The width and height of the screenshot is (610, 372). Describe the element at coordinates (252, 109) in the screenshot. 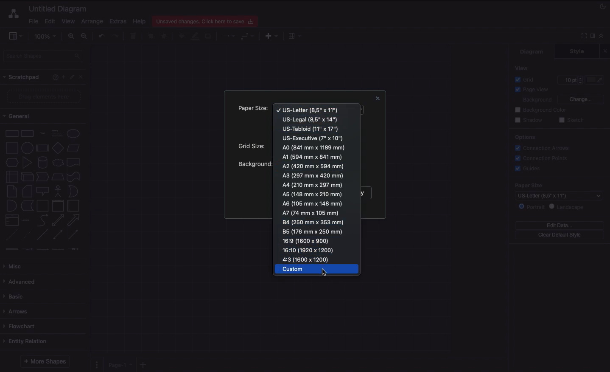

I see `Paper size` at that location.